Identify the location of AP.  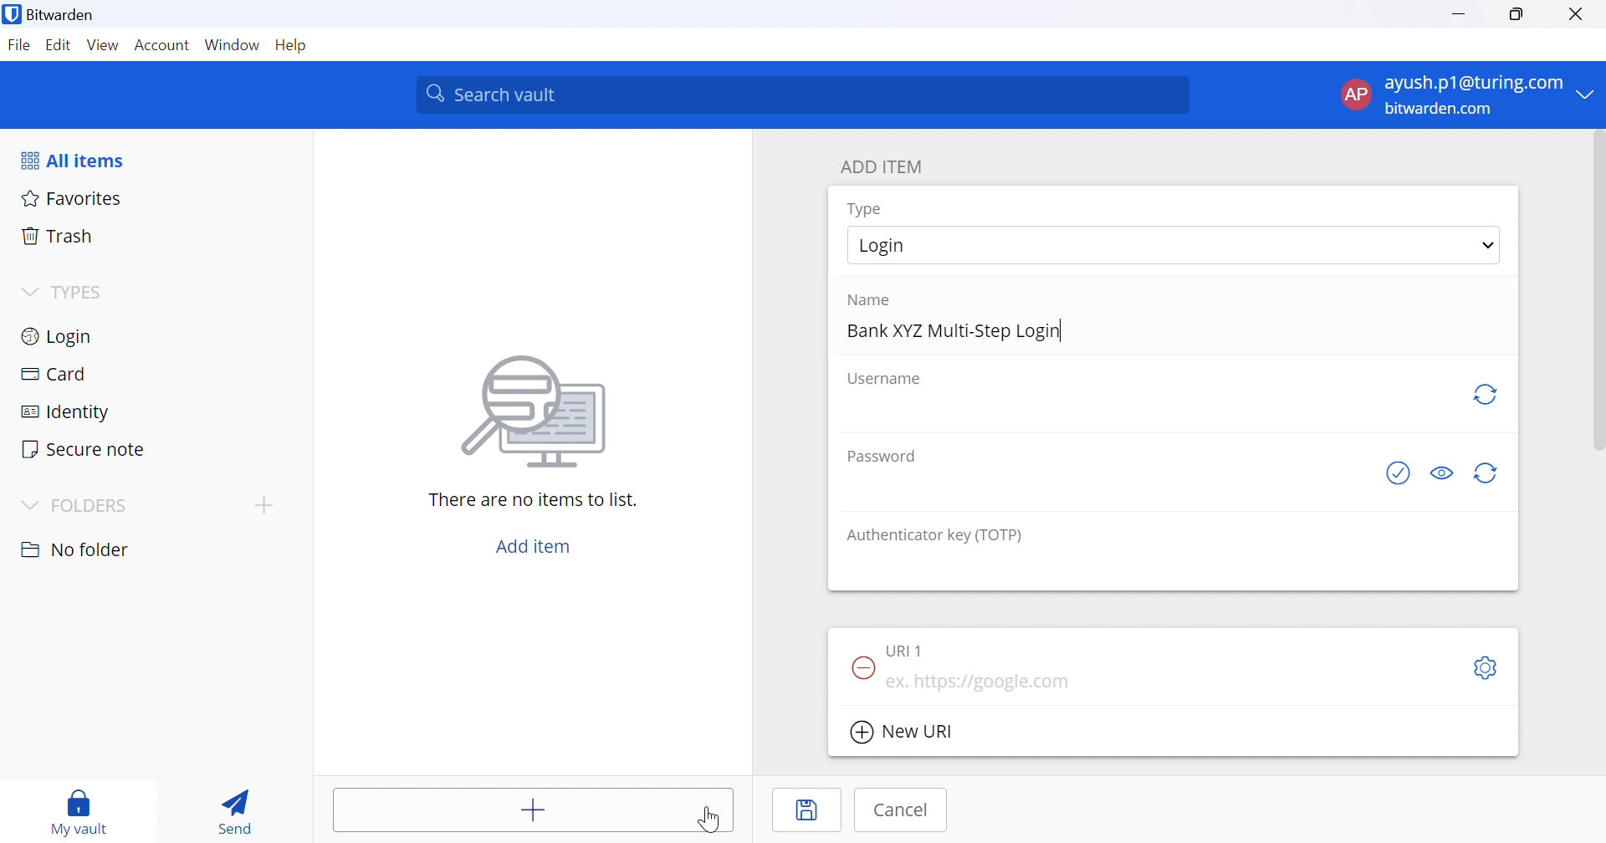
(1354, 94).